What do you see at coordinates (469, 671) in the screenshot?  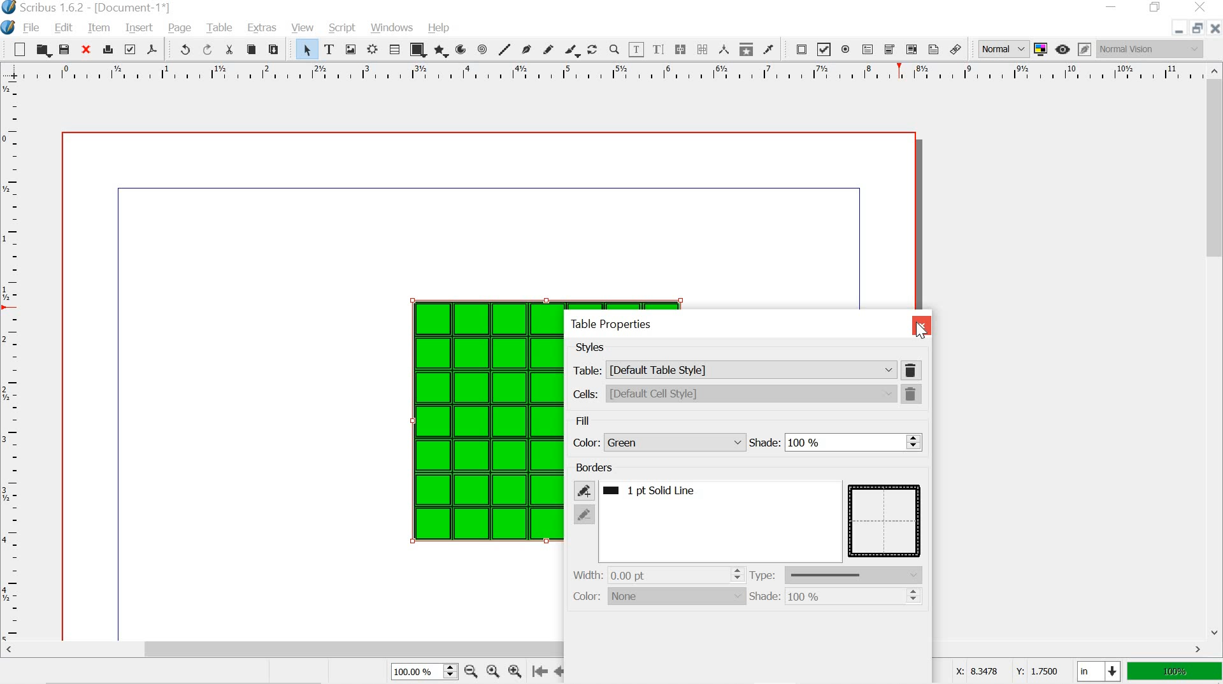 I see `zoom out` at bounding box center [469, 671].